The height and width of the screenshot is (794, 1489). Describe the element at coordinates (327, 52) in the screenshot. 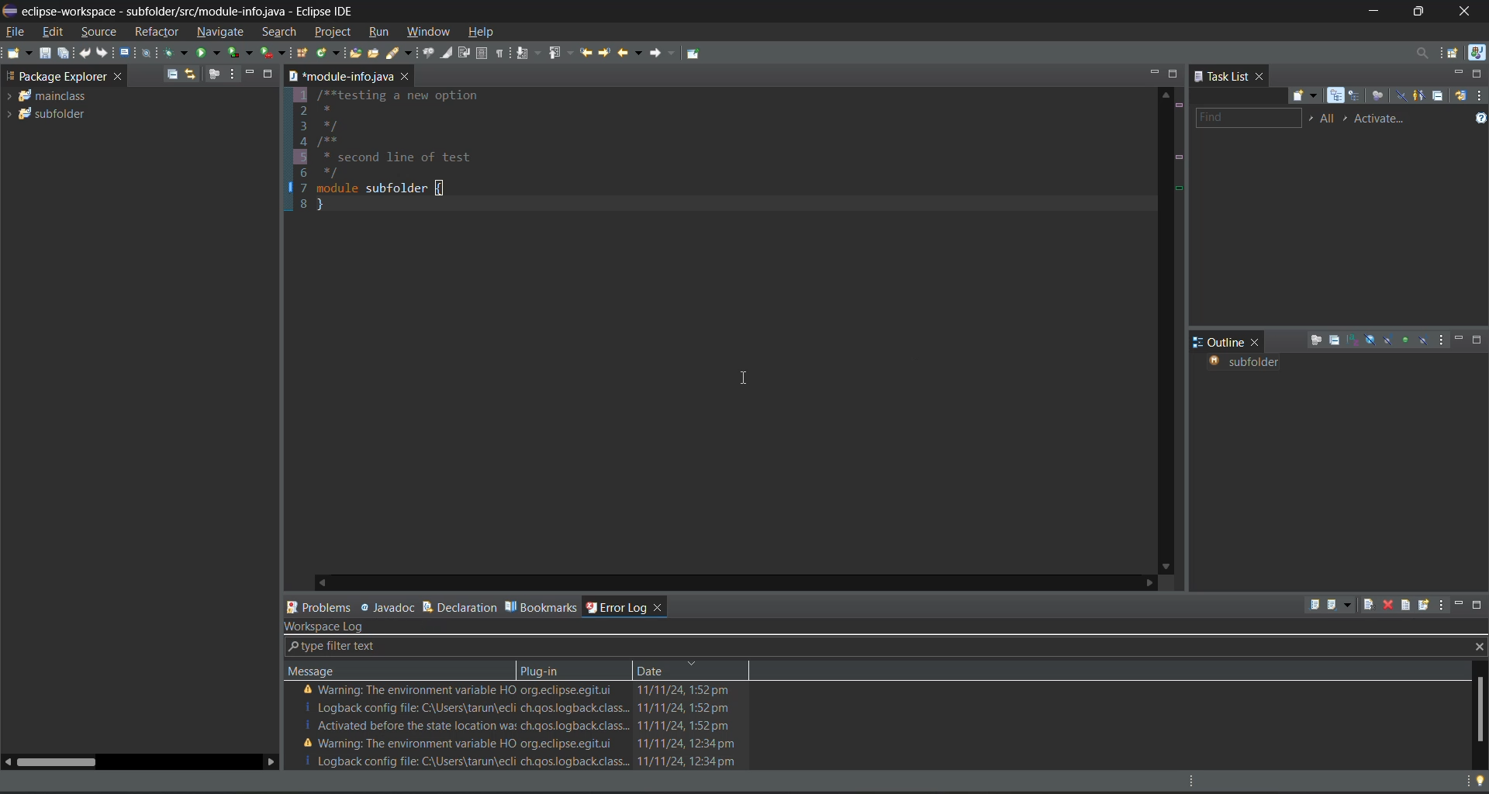

I see `new java class` at that location.